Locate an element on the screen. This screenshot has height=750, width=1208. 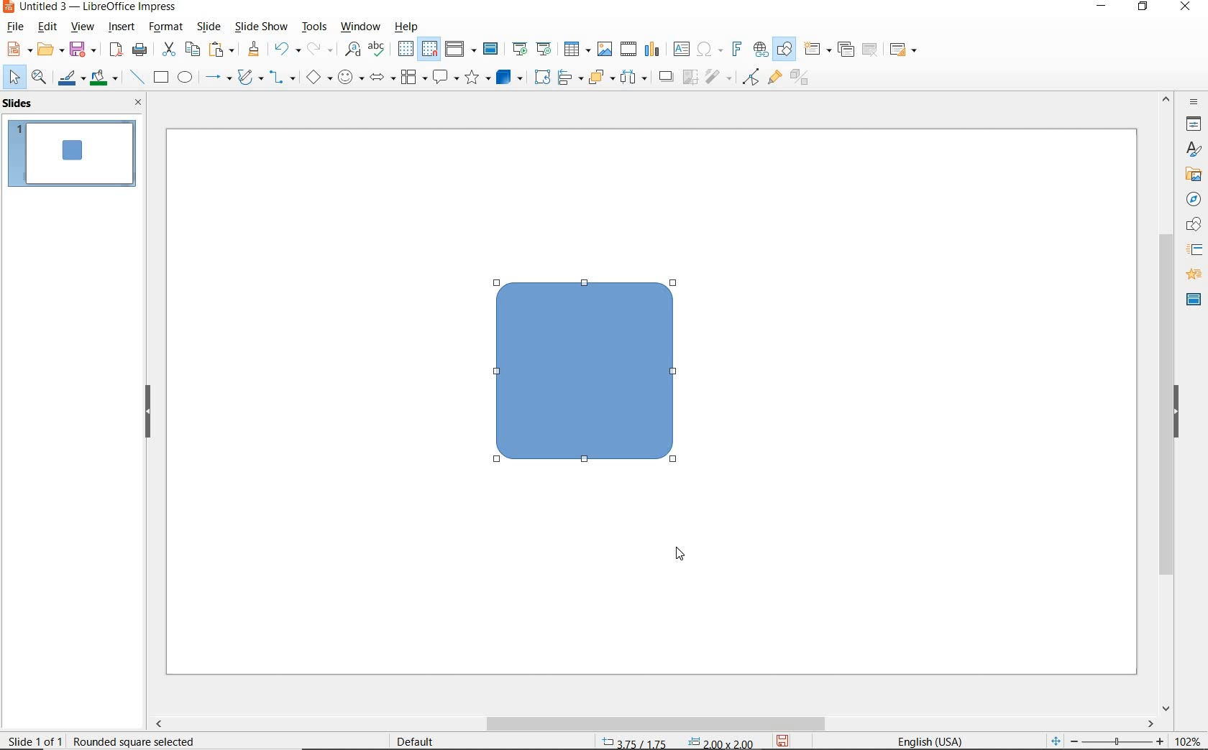
scrollbar is located at coordinates (655, 724).